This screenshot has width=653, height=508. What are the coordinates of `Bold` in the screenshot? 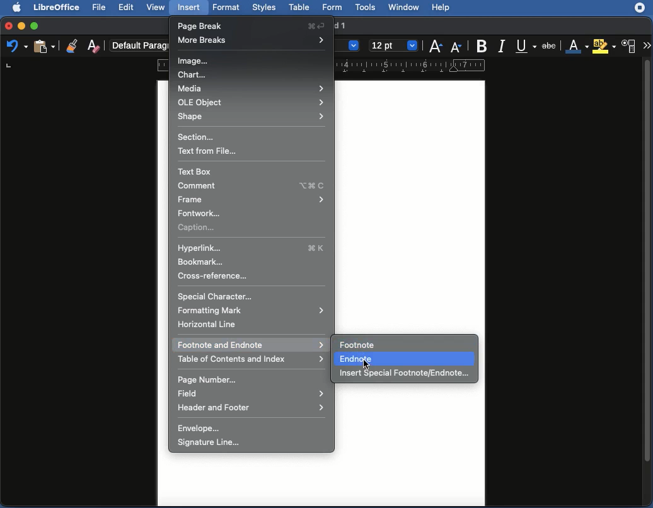 It's located at (483, 45).